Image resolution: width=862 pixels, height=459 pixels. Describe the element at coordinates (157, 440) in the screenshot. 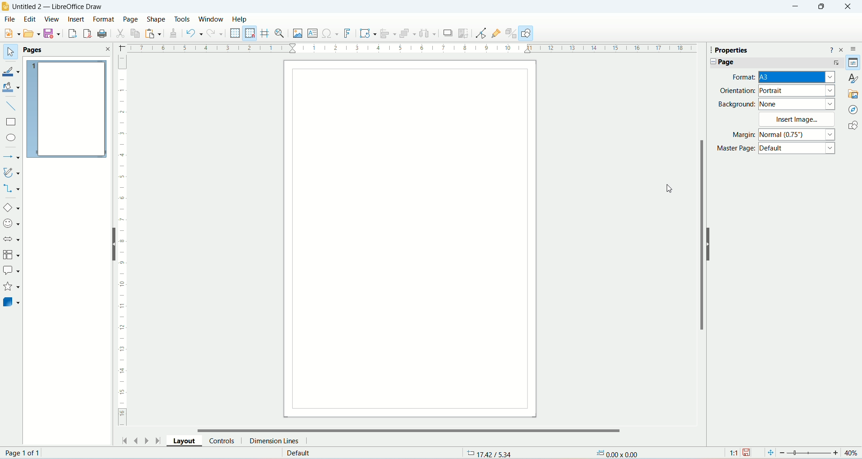

I see `go to last page` at that location.